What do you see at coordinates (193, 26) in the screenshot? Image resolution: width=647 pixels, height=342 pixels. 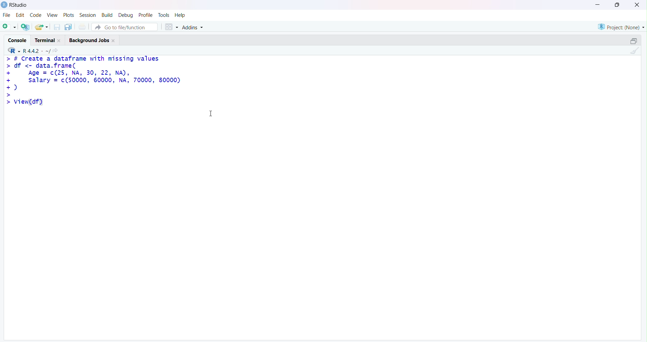 I see `Addins` at bounding box center [193, 26].